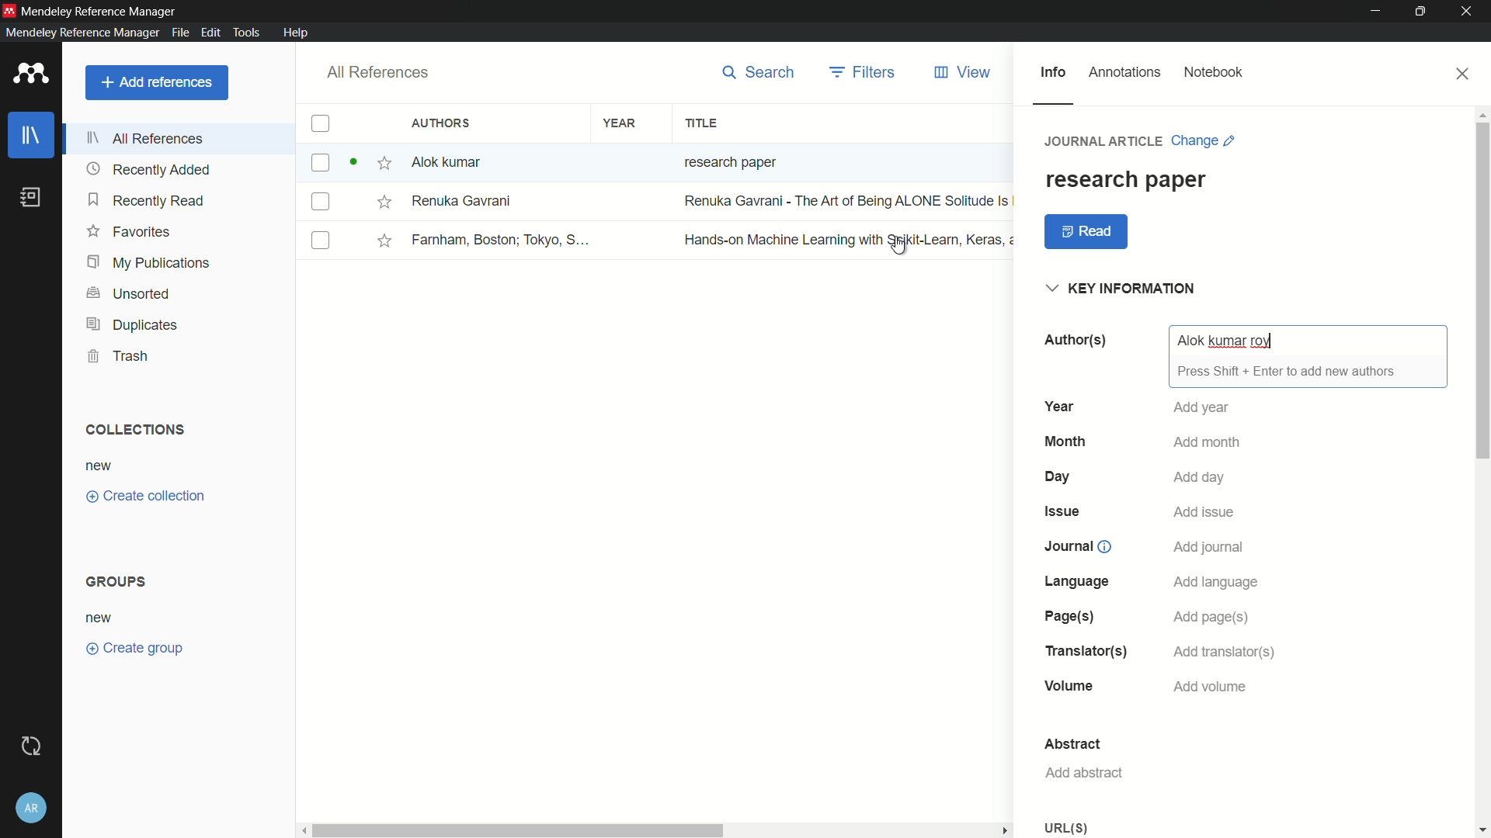 This screenshot has width=1491, height=838. Describe the element at coordinates (148, 170) in the screenshot. I see `recently added` at that location.